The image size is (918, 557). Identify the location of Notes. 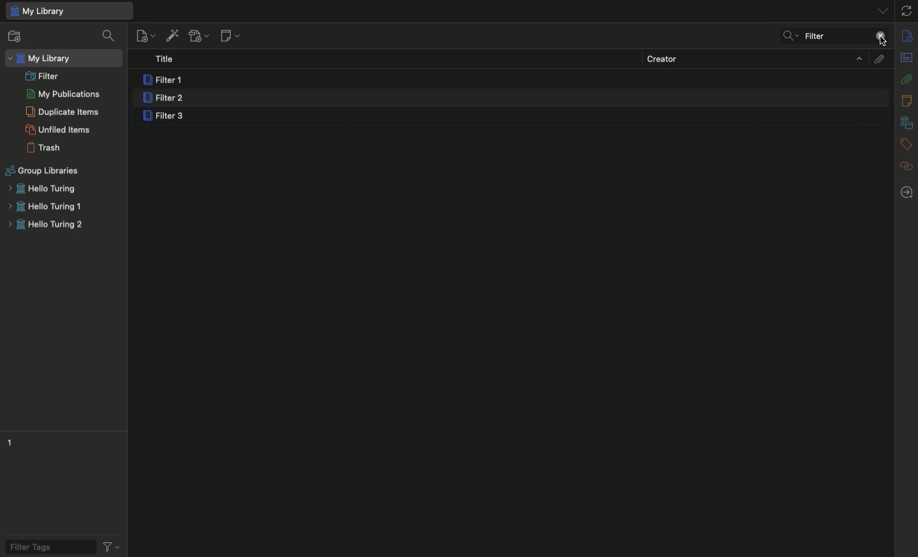
(908, 101).